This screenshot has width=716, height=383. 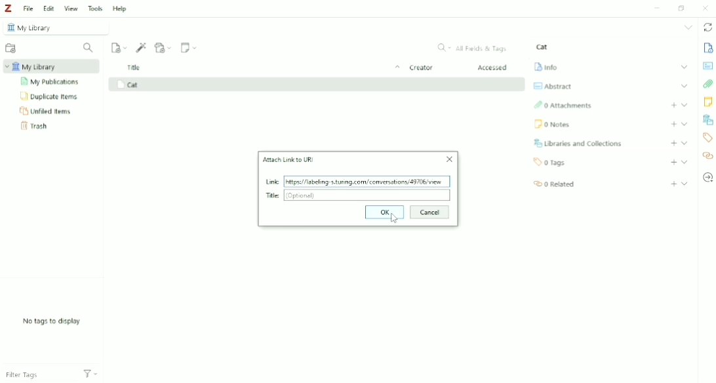 I want to click on Info, so click(x=546, y=66).